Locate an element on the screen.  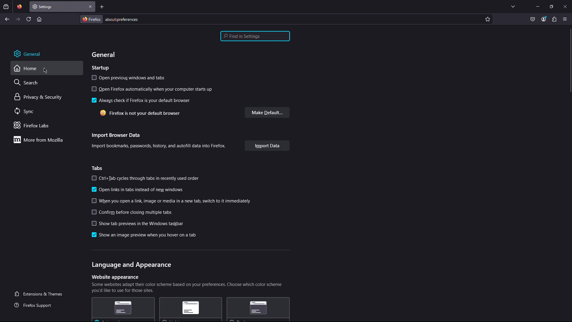
General is located at coordinates (27, 53).